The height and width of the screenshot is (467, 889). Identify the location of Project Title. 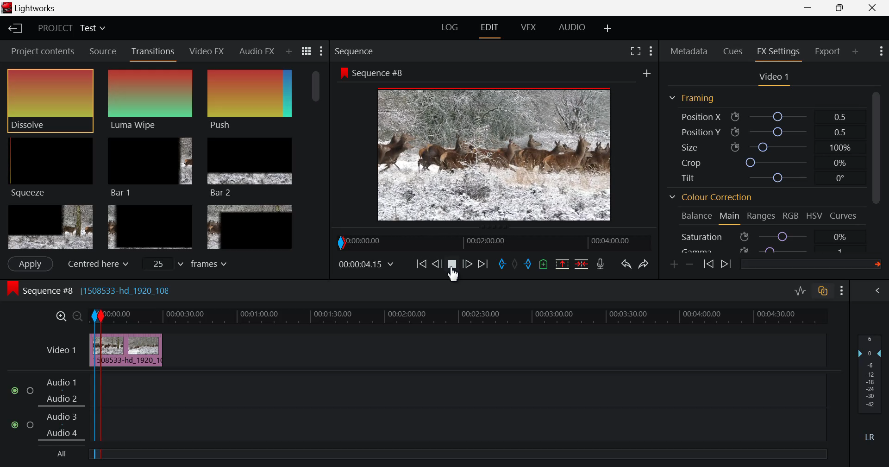
(71, 29).